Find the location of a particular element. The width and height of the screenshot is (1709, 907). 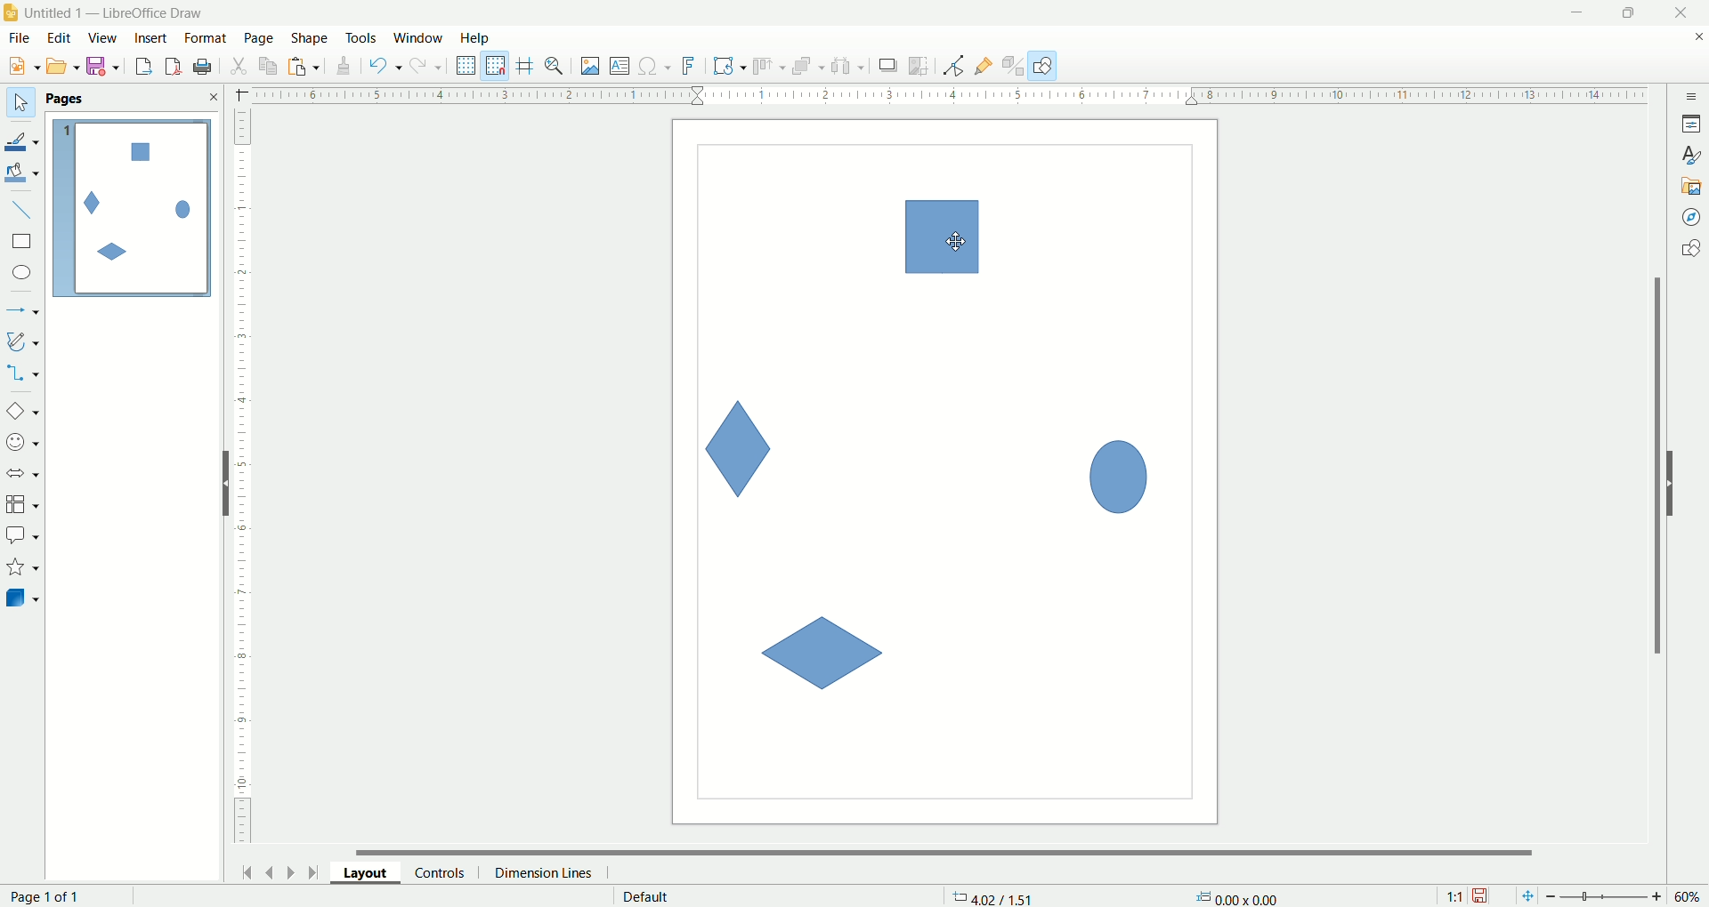

clone formatting is located at coordinates (344, 63).